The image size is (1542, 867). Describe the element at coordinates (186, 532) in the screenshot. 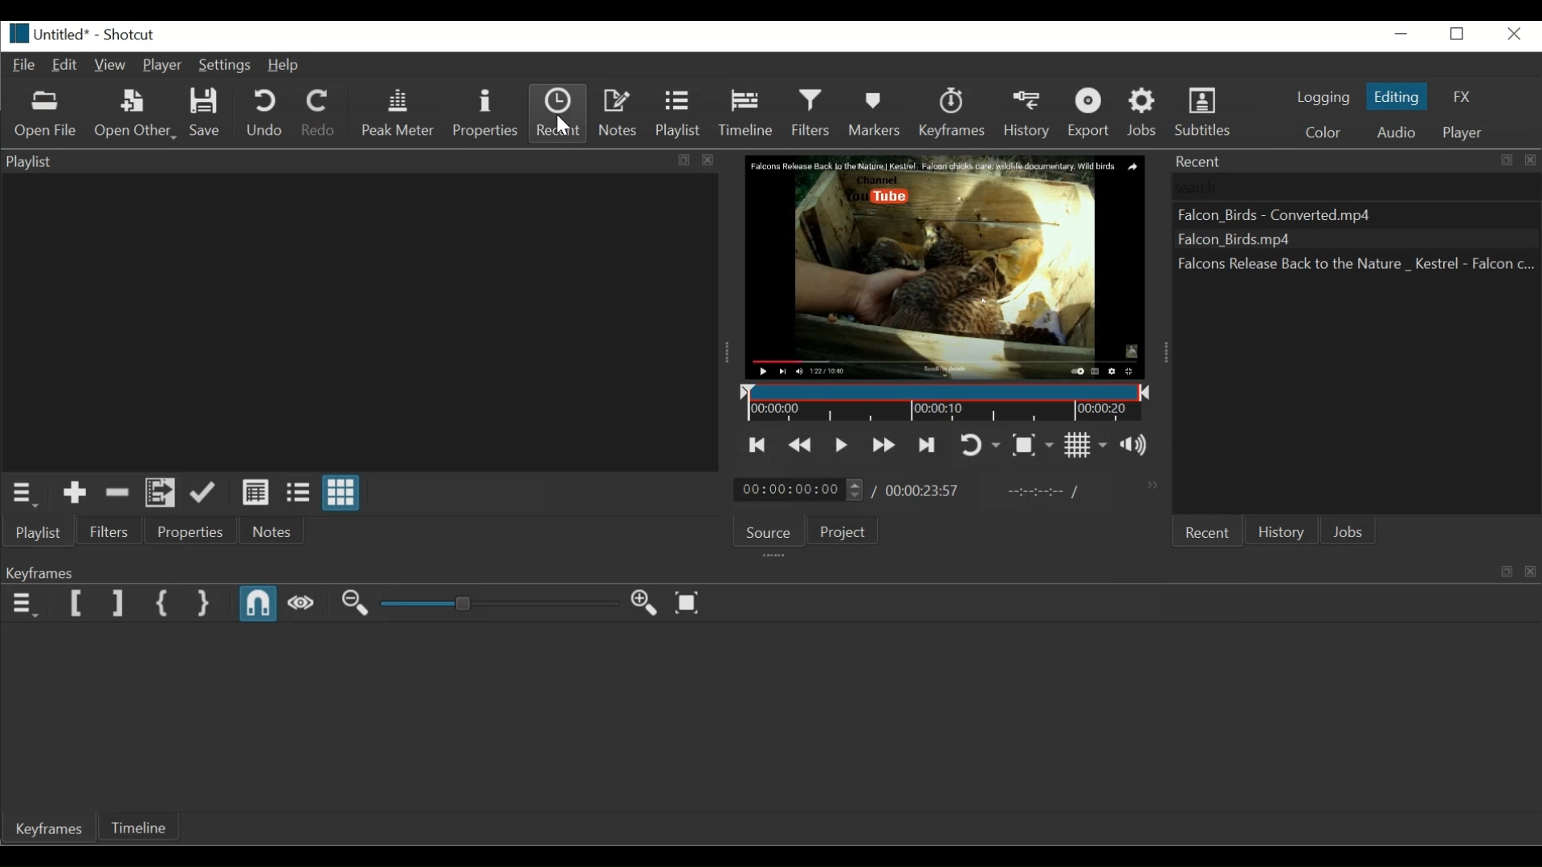

I see `Properties` at that location.